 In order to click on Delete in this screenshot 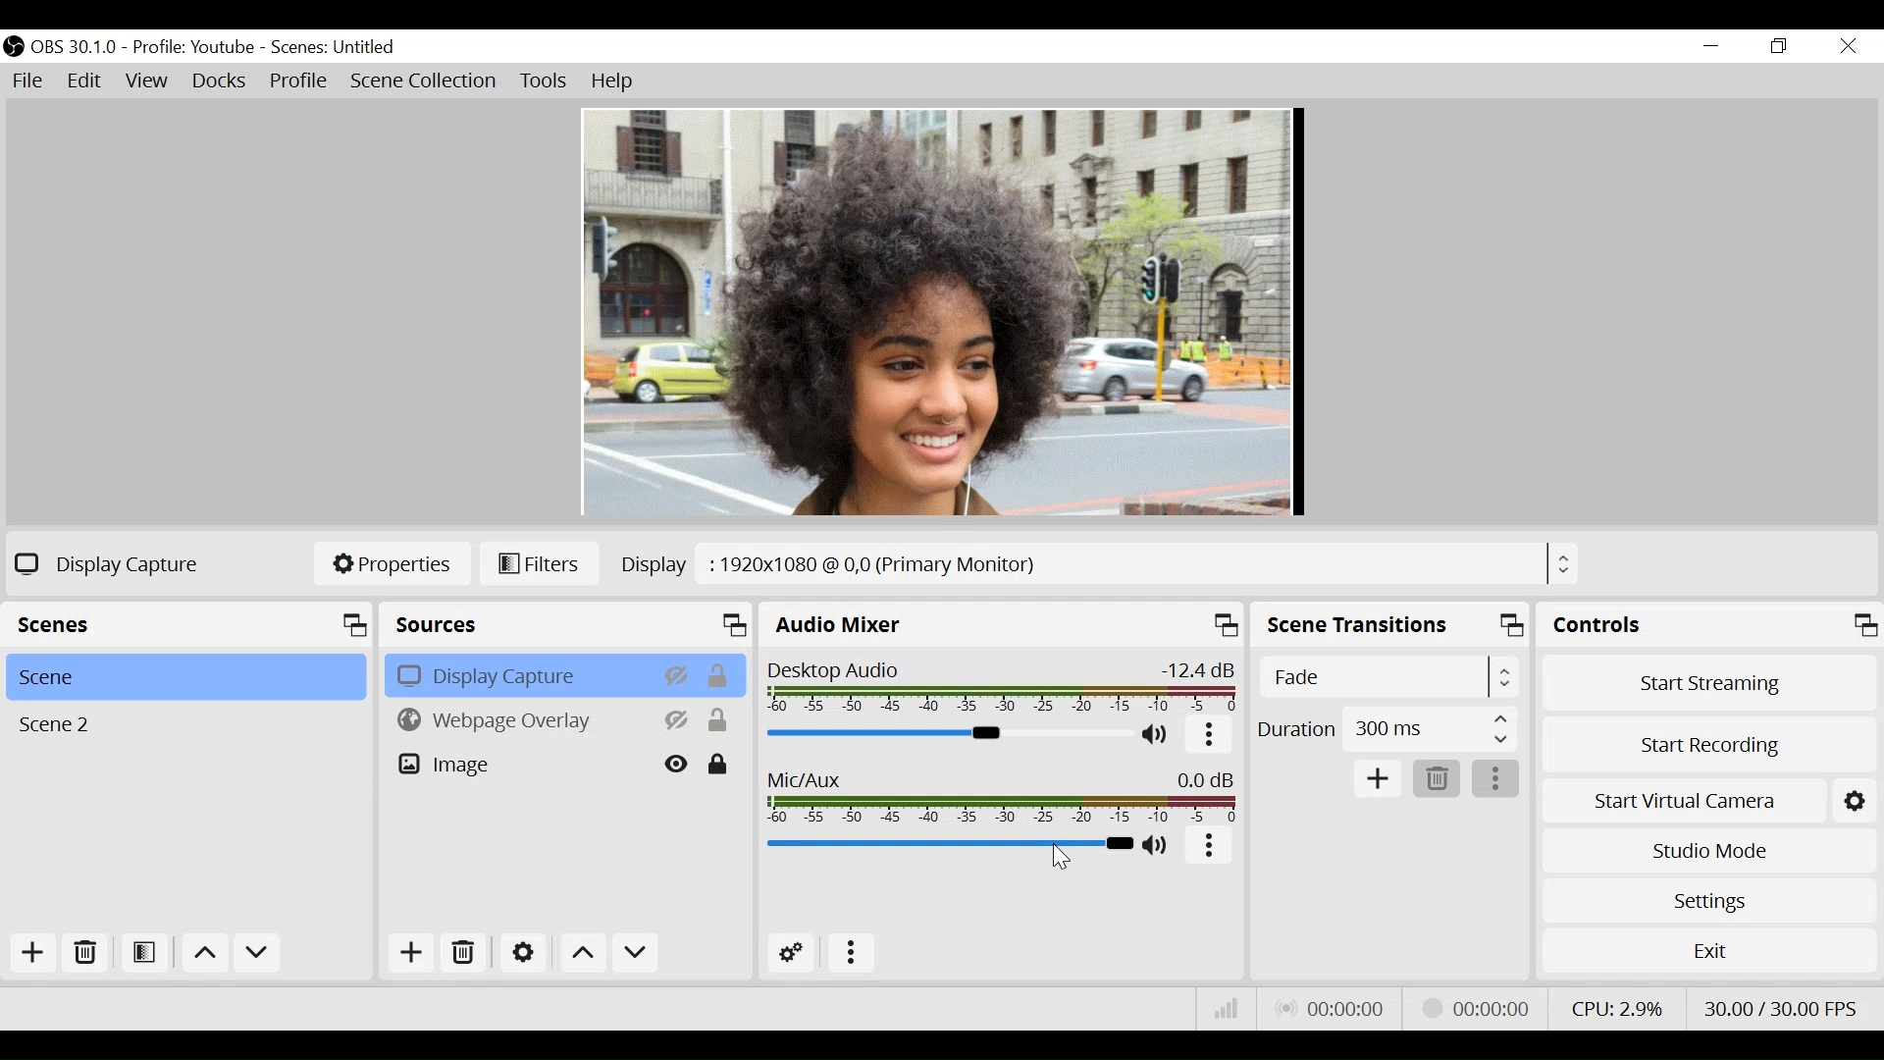, I will do `click(87, 955)`.